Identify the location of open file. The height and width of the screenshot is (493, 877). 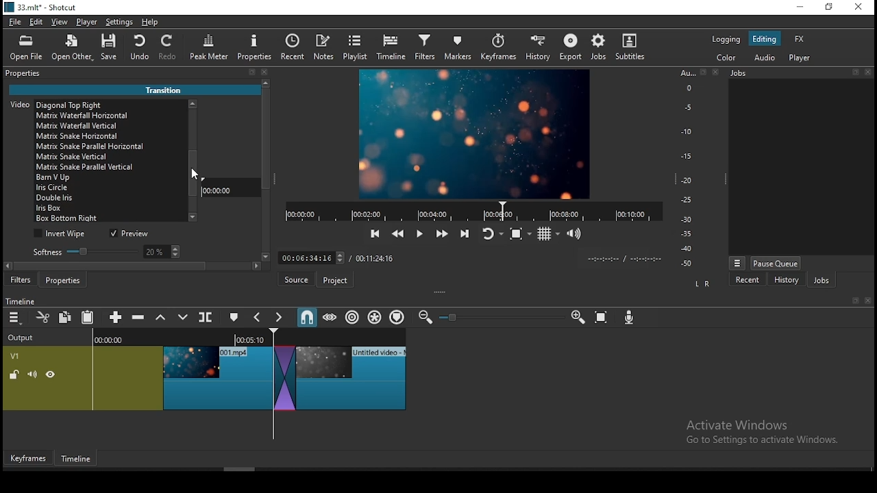
(29, 49).